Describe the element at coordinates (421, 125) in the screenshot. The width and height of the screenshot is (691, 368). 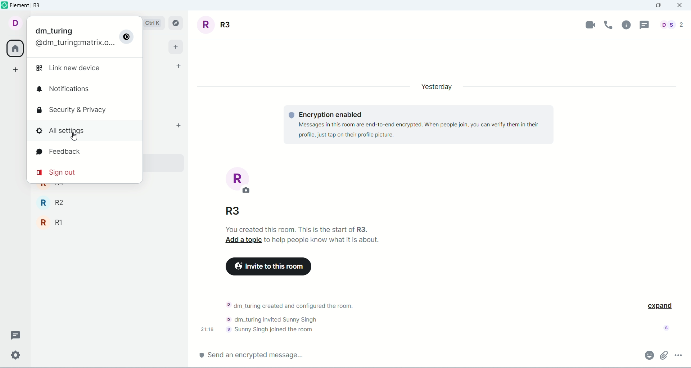
I see `text` at that location.